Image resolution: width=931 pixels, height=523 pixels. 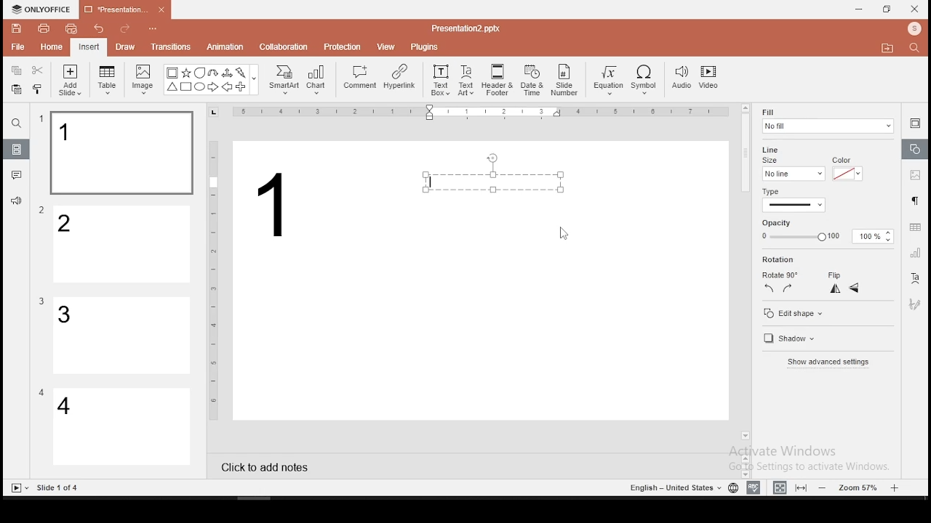 What do you see at coordinates (38, 89) in the screenshot?
I see `clone formatting` at bounding box center [38, 89].